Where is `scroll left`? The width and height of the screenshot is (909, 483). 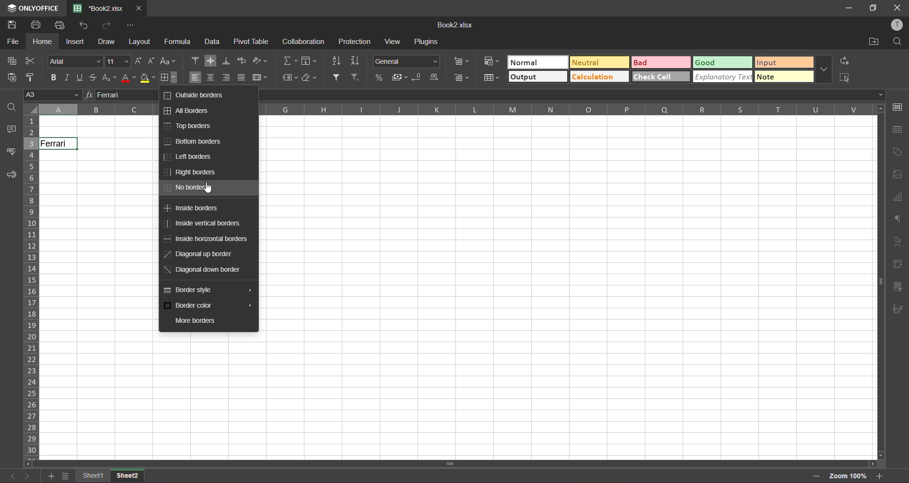 scroll left is located at coordinates (30, 464).